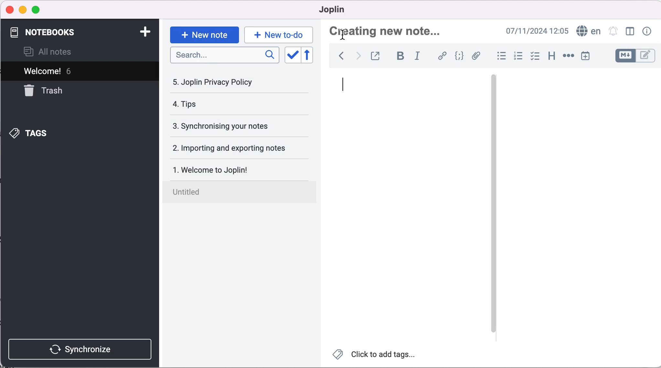  Describe the element at coordinates (612, 32) in the screenshot. I see `set alarm` at that location.